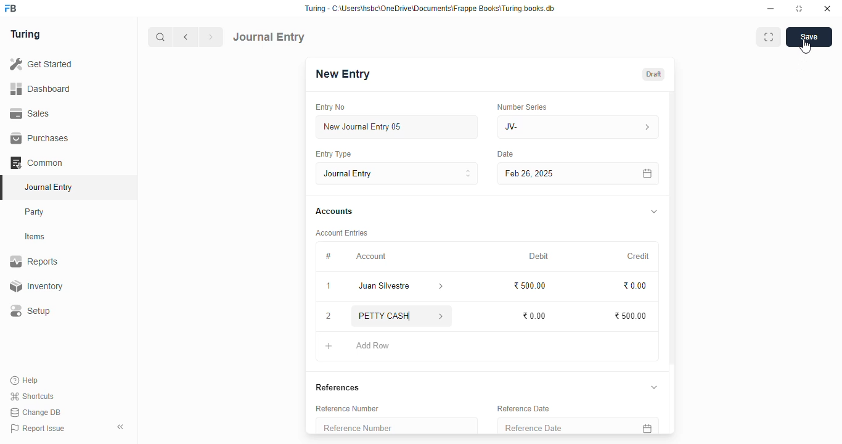 The image size is (842, 444). I want to click on new journal entry 05, so click(398, 128).